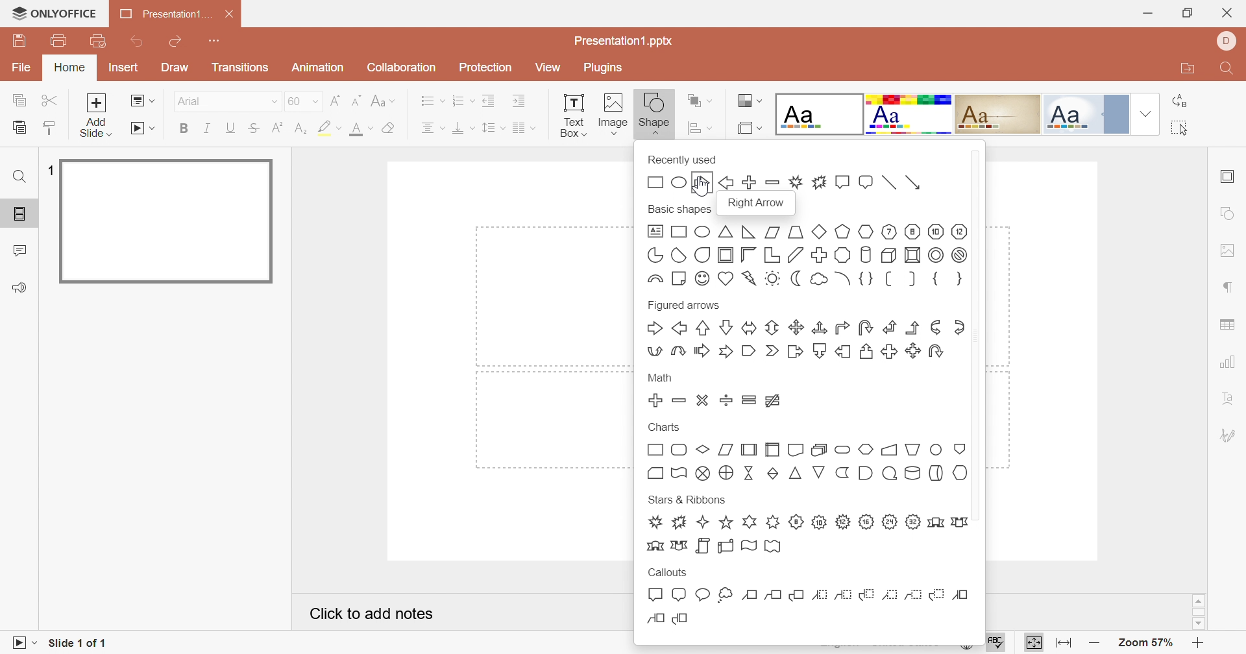 Image resolution: width=1246 pixels, height=654 pixels. I want to click on Chart settings, so click(1229, 363).